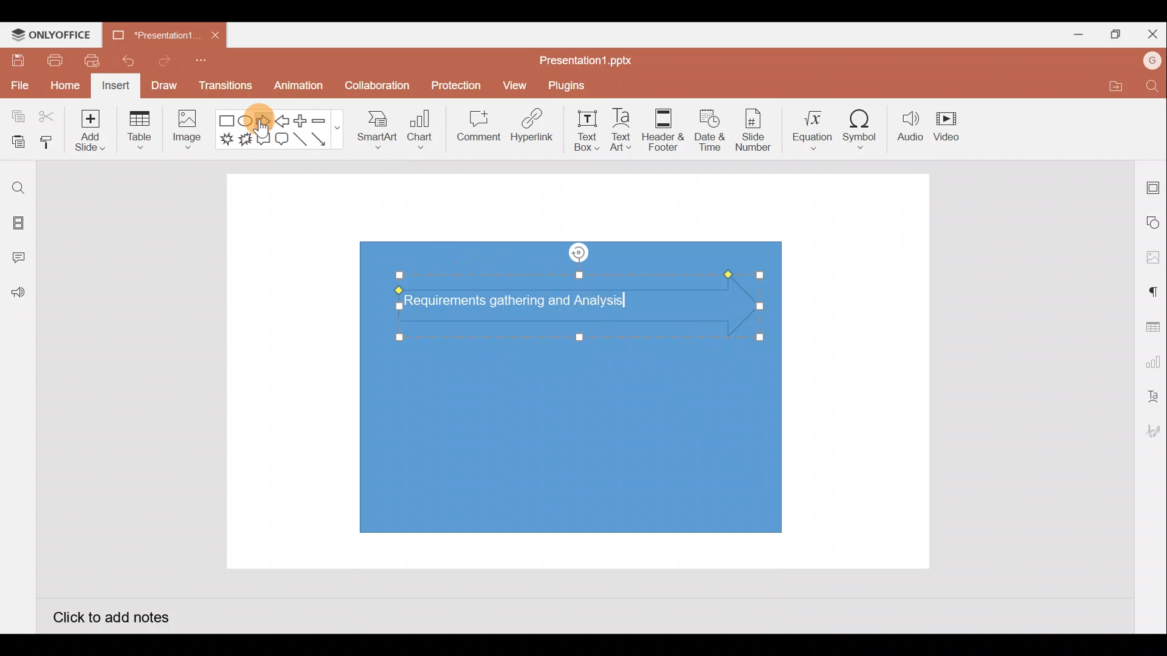 The width and height of the screenshot is (1167, 656). What do you see at coordinates (18, 188) in the screenshot?
I see `Find` at bounding box center [18, 188].